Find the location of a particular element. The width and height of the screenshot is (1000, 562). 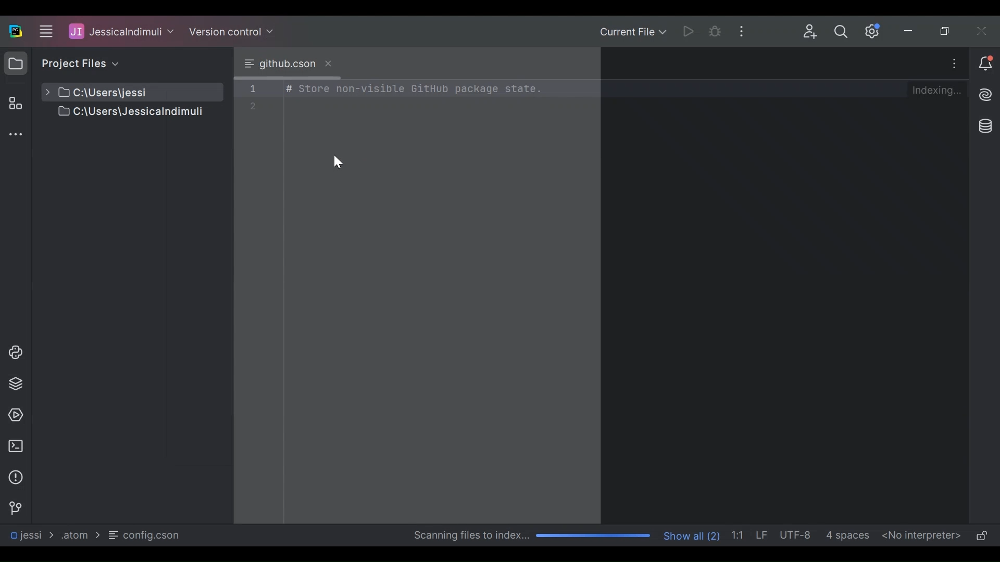

current Tab is located at coordinates (287, 63).